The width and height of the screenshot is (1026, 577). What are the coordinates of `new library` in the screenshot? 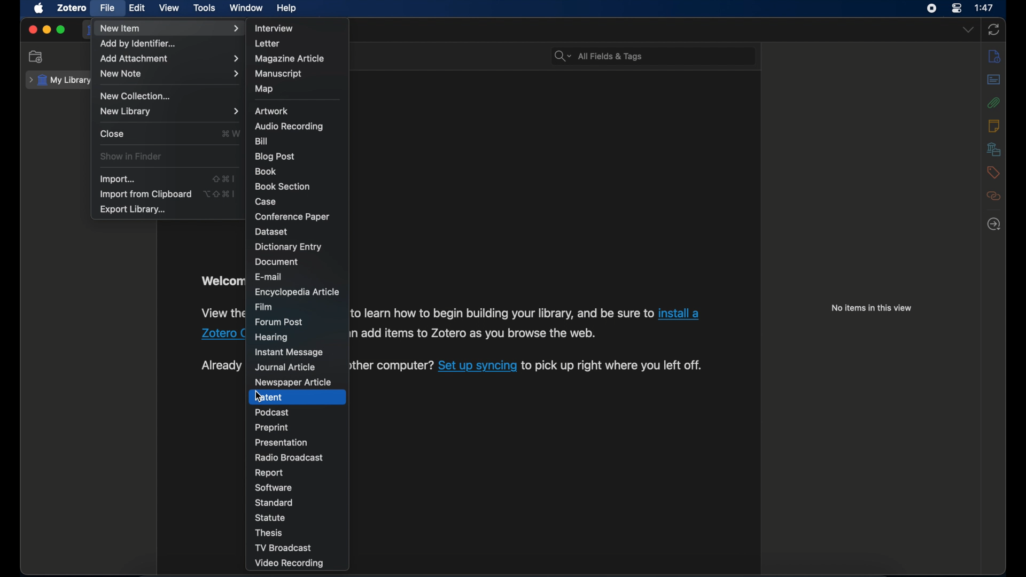 It's located at (169, 111).